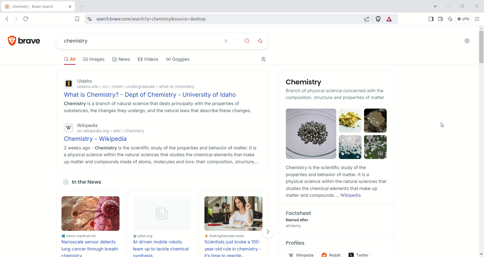 This screenshot has height=257, width=484. What do you see at coordinates (235, 213) in the screenshot?
I see `image` at bounding box center [235, 213].